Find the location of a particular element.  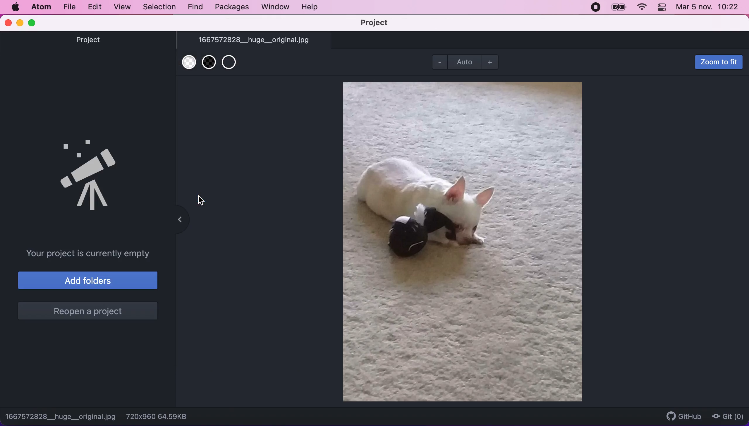

project  is located at coordinates (373, 23).